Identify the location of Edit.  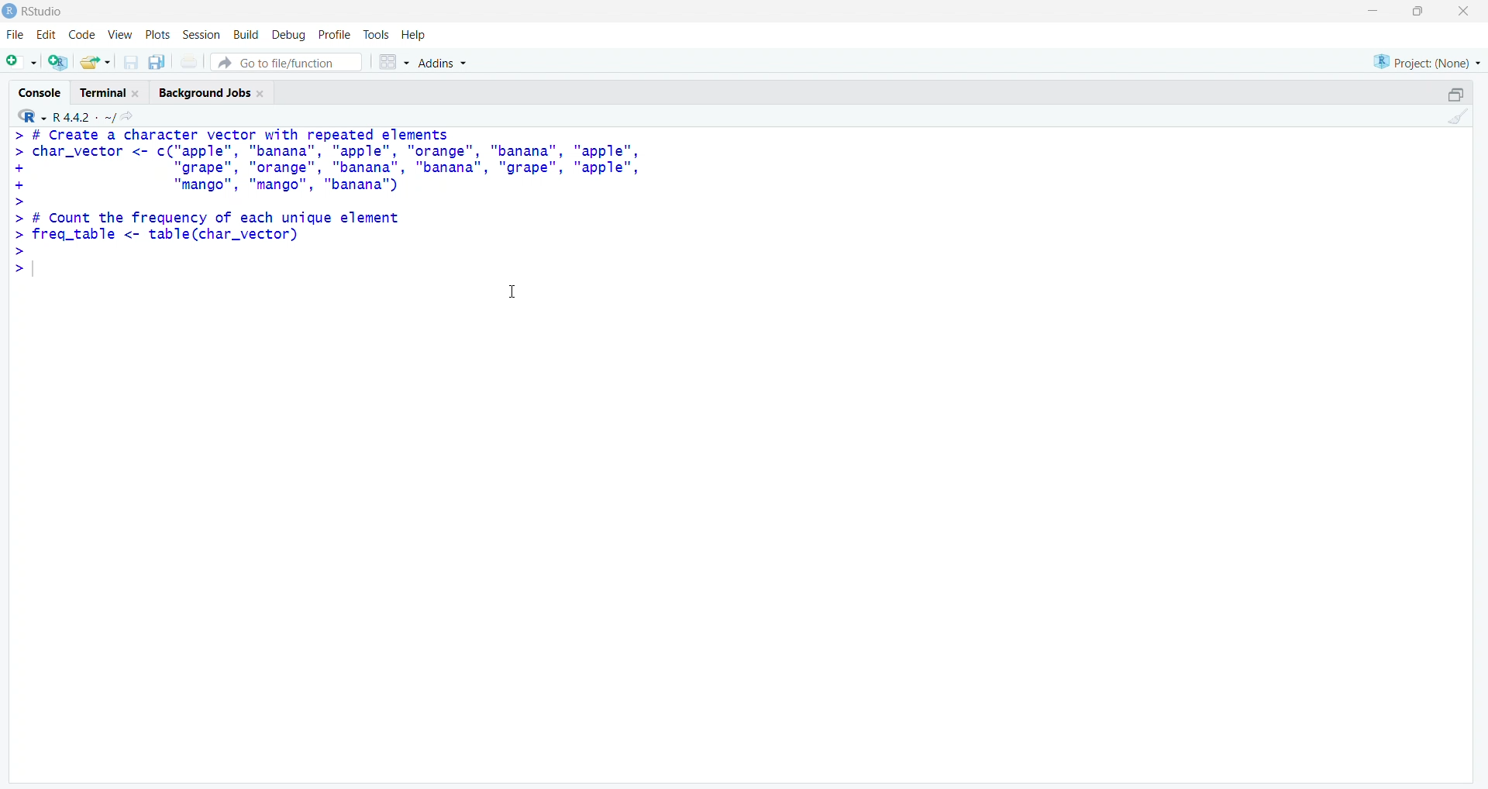
(46, 35).